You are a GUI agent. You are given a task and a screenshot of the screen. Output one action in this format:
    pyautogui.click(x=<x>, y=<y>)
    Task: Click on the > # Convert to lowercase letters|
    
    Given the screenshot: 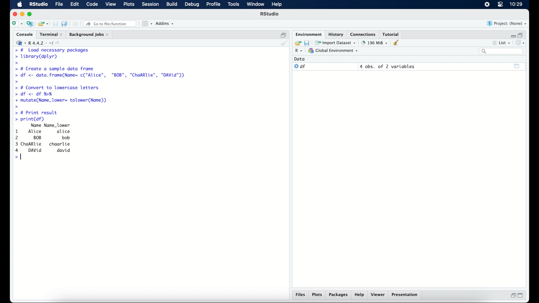 What is the action you would take?
    pyautogui.click(x=57, y=88)
    